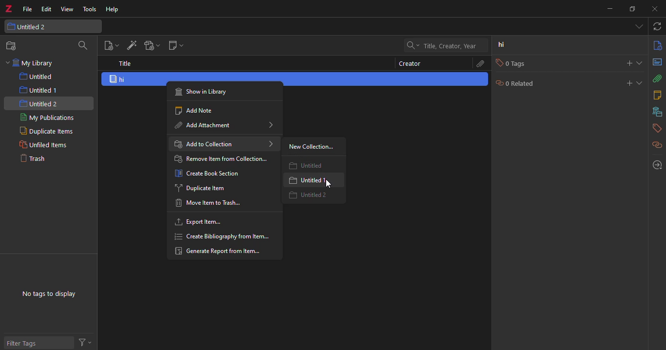  I want to click on untitled, so click(39, 77).